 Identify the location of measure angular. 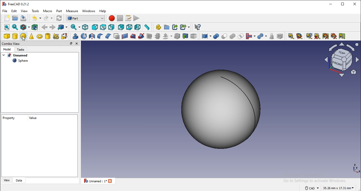
(299, 36).